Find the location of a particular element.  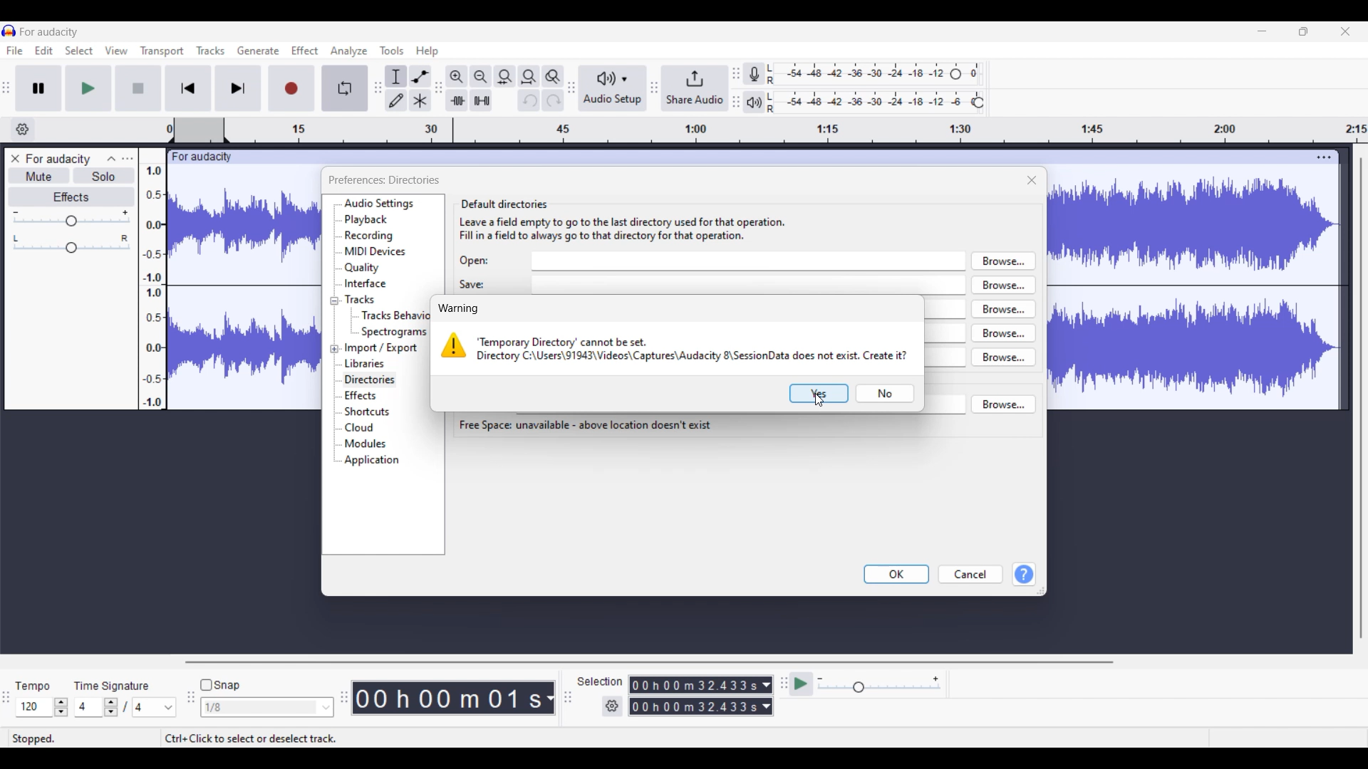

OK is located at coordinates (898, 575).